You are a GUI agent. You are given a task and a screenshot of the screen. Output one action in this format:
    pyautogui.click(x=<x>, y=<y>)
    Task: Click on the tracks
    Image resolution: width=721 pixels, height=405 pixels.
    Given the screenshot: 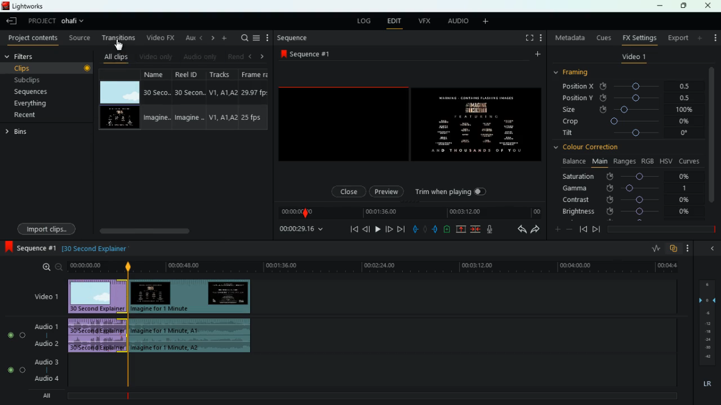 What is the action you would take?
    pyautogui.click(x=223, y=99)
    